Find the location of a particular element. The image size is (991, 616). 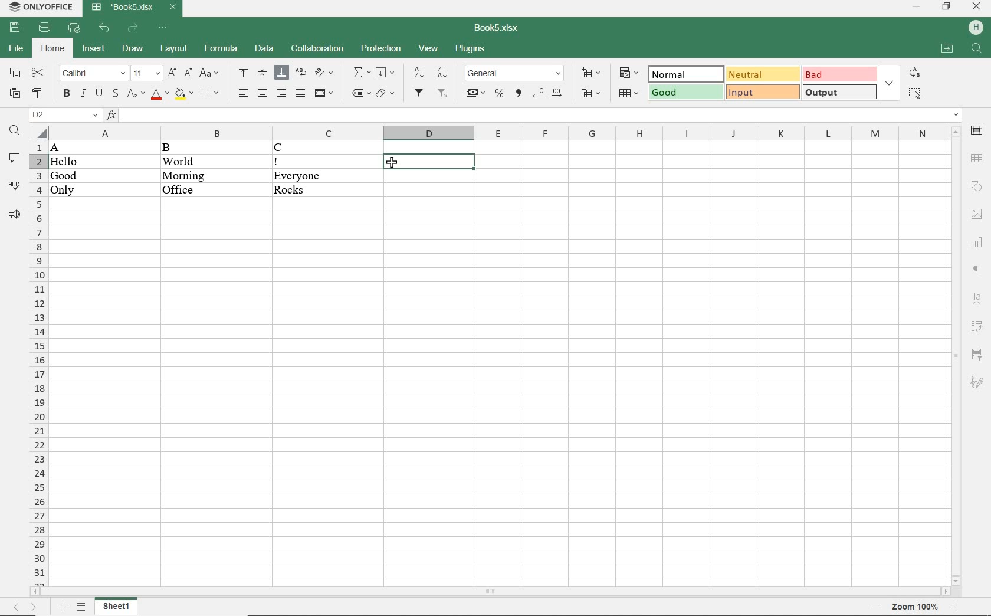

align left is located at coordinates (241, 92).